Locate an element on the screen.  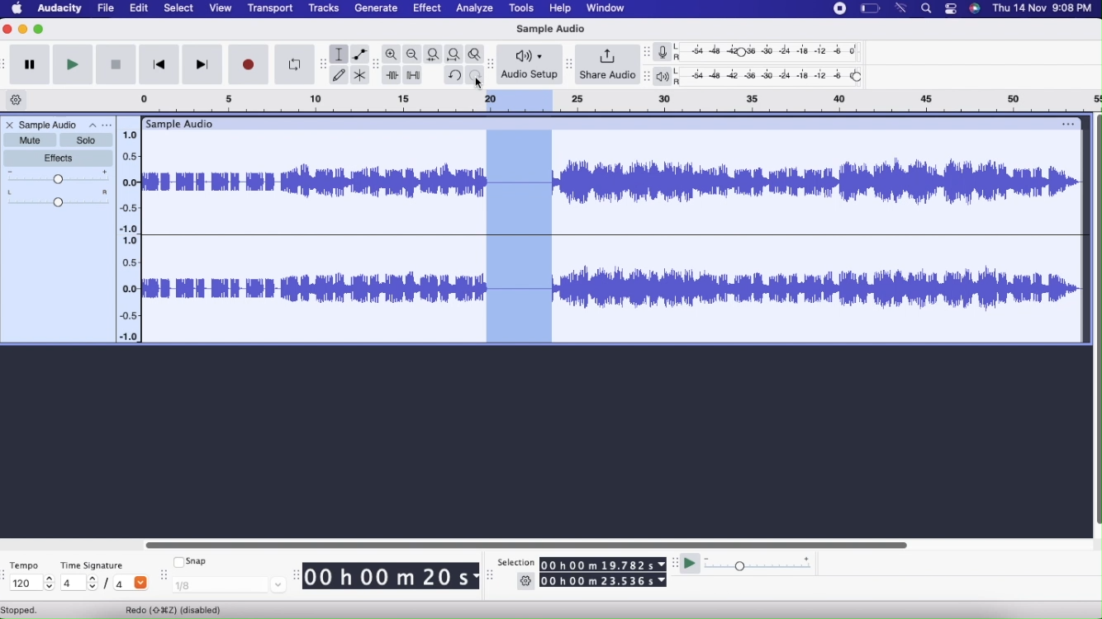
1/8 is located at coordinates (228, 586).